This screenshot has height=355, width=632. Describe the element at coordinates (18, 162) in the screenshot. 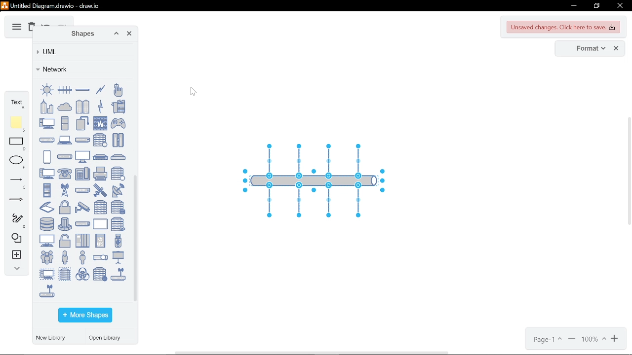

I see `ellipse` at that location.